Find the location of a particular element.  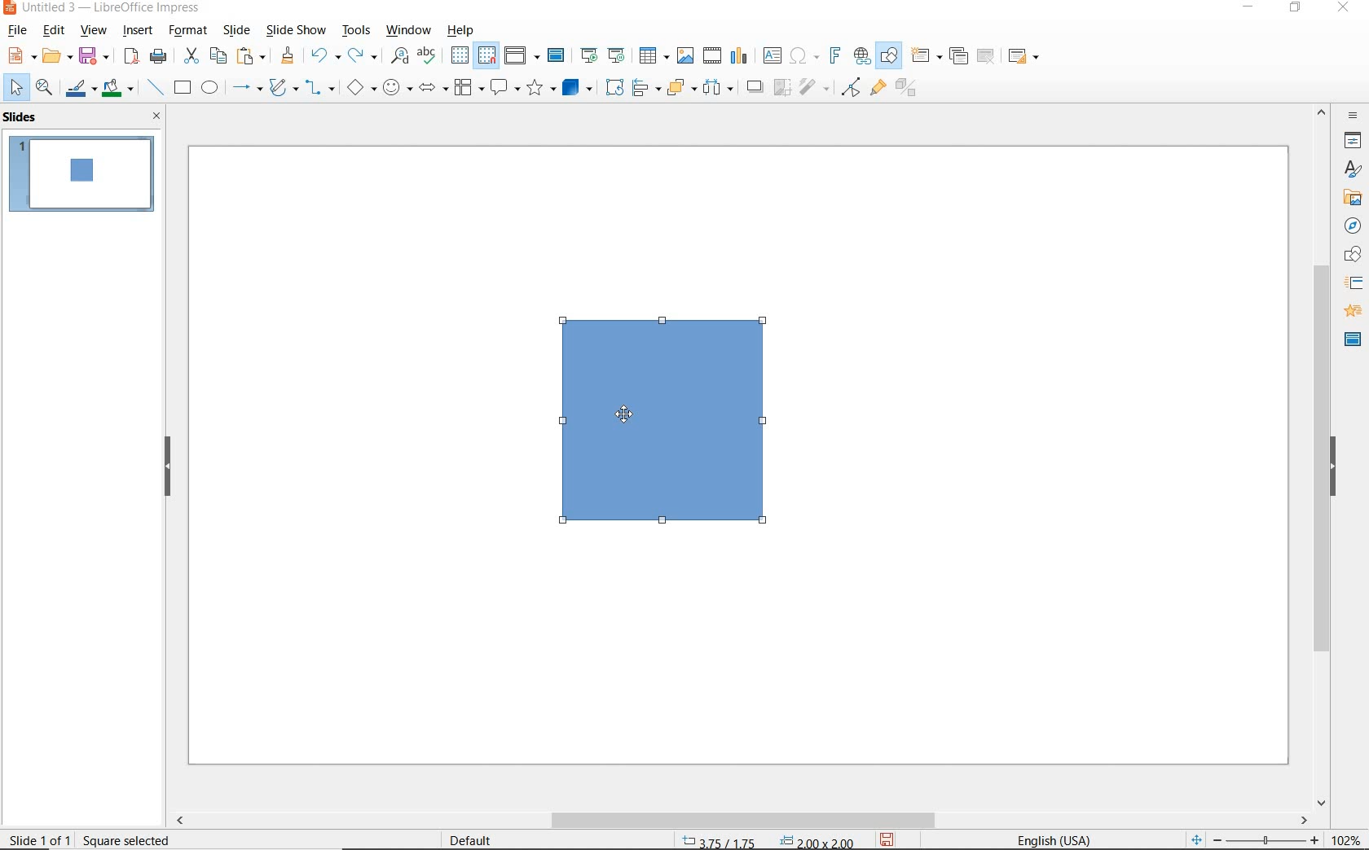

help is located at coordinates (462, 30).